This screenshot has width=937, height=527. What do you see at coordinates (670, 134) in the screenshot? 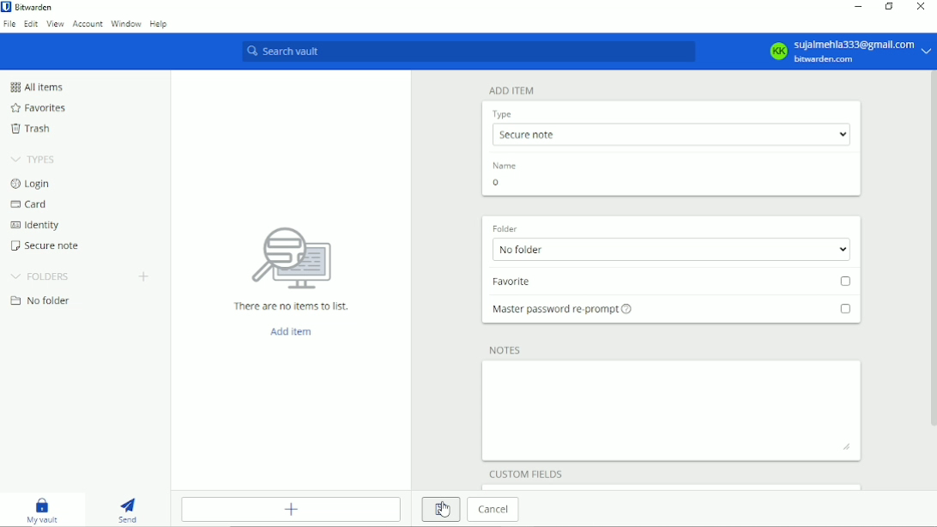
I see `Secure note` at bounding box center [670, 134].